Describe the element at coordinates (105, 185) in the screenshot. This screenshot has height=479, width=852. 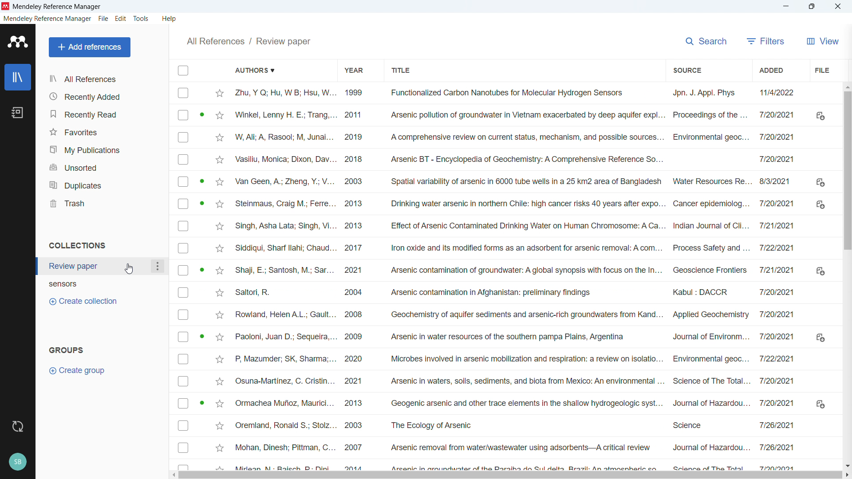
I see `Duplicates ` at that location.